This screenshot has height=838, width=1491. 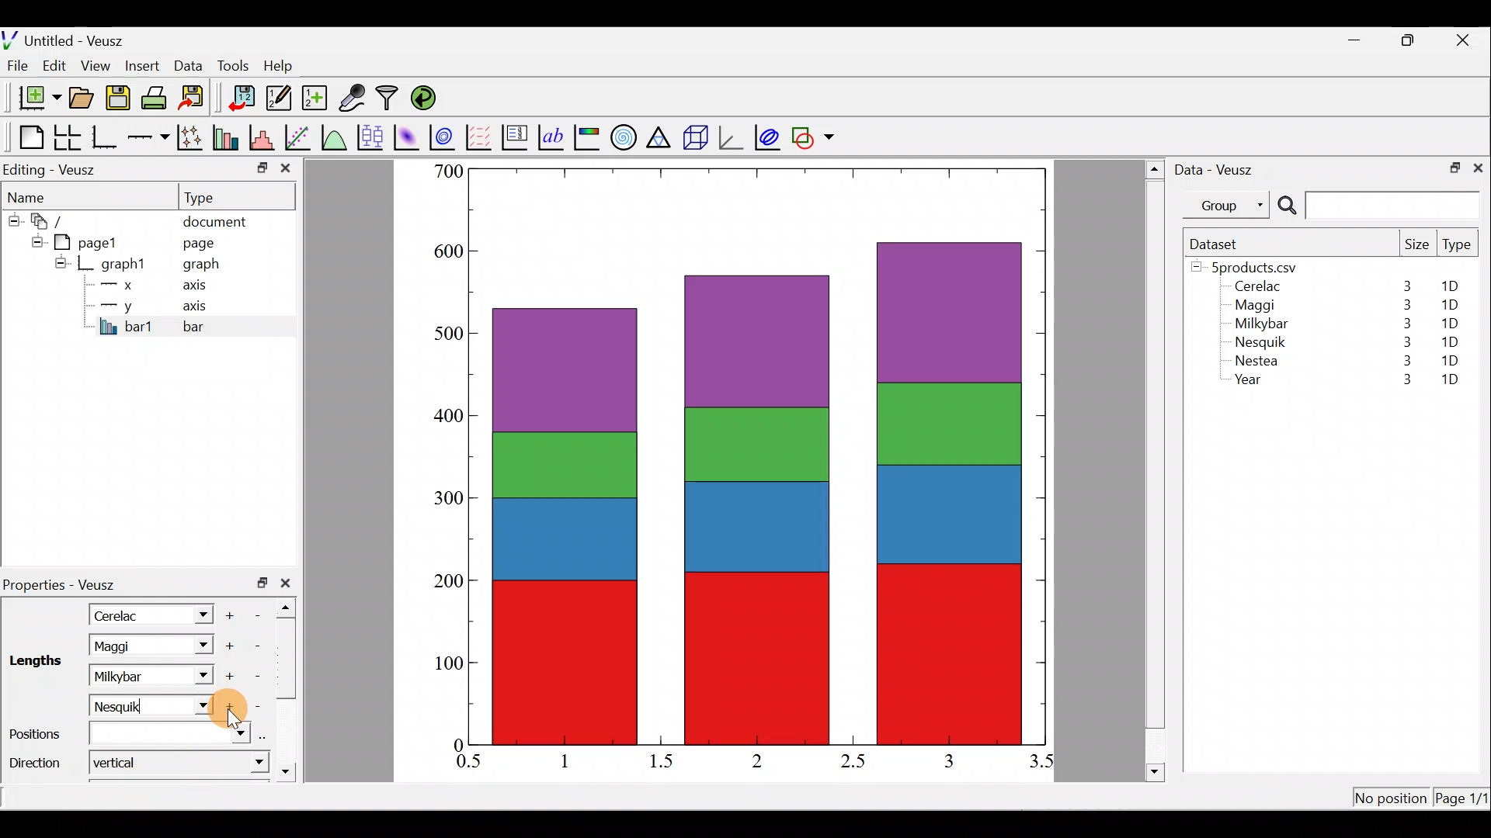 What do you see at coordinates (144, 65) in the screenshot?
I see `Insert` at bounding box center [144, 65].